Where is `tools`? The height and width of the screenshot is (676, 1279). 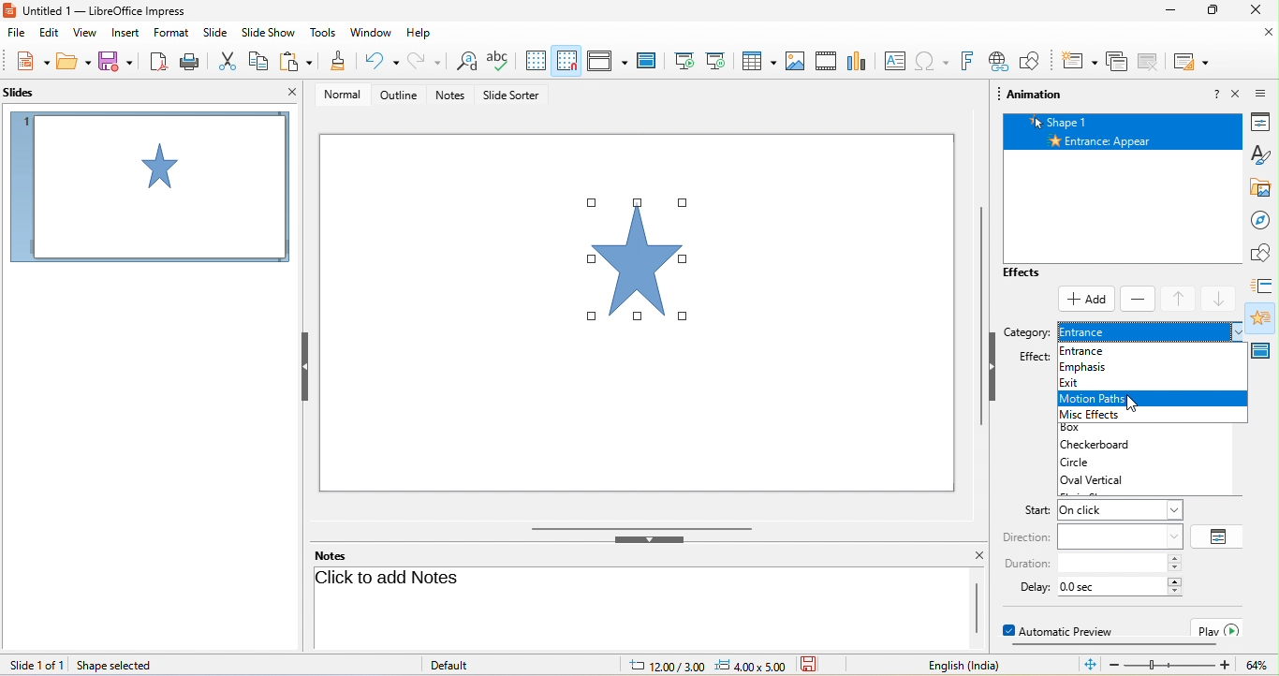 tools is located at coordinates (322, 34).